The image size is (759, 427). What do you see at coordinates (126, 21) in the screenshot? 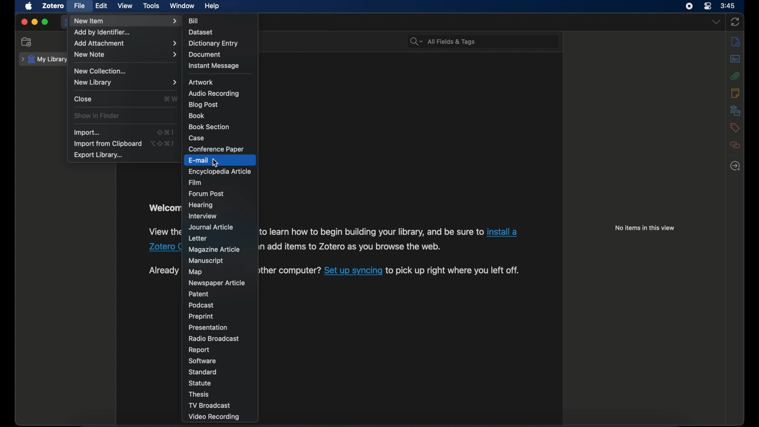
I see `new item` at bounding box center [126, 21].